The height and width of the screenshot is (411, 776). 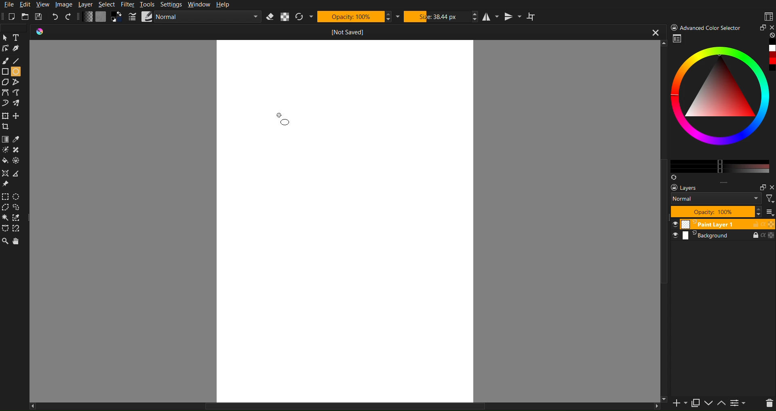 I want to click on Normal, so click(x=717, y=198).